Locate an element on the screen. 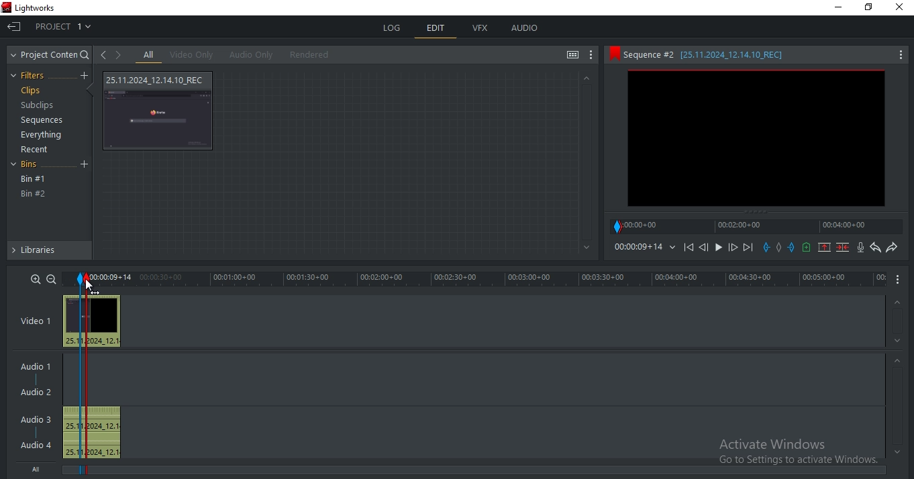 The height and width of the screenshot is (479, 914). Previous is located at coordinates (703, 247).